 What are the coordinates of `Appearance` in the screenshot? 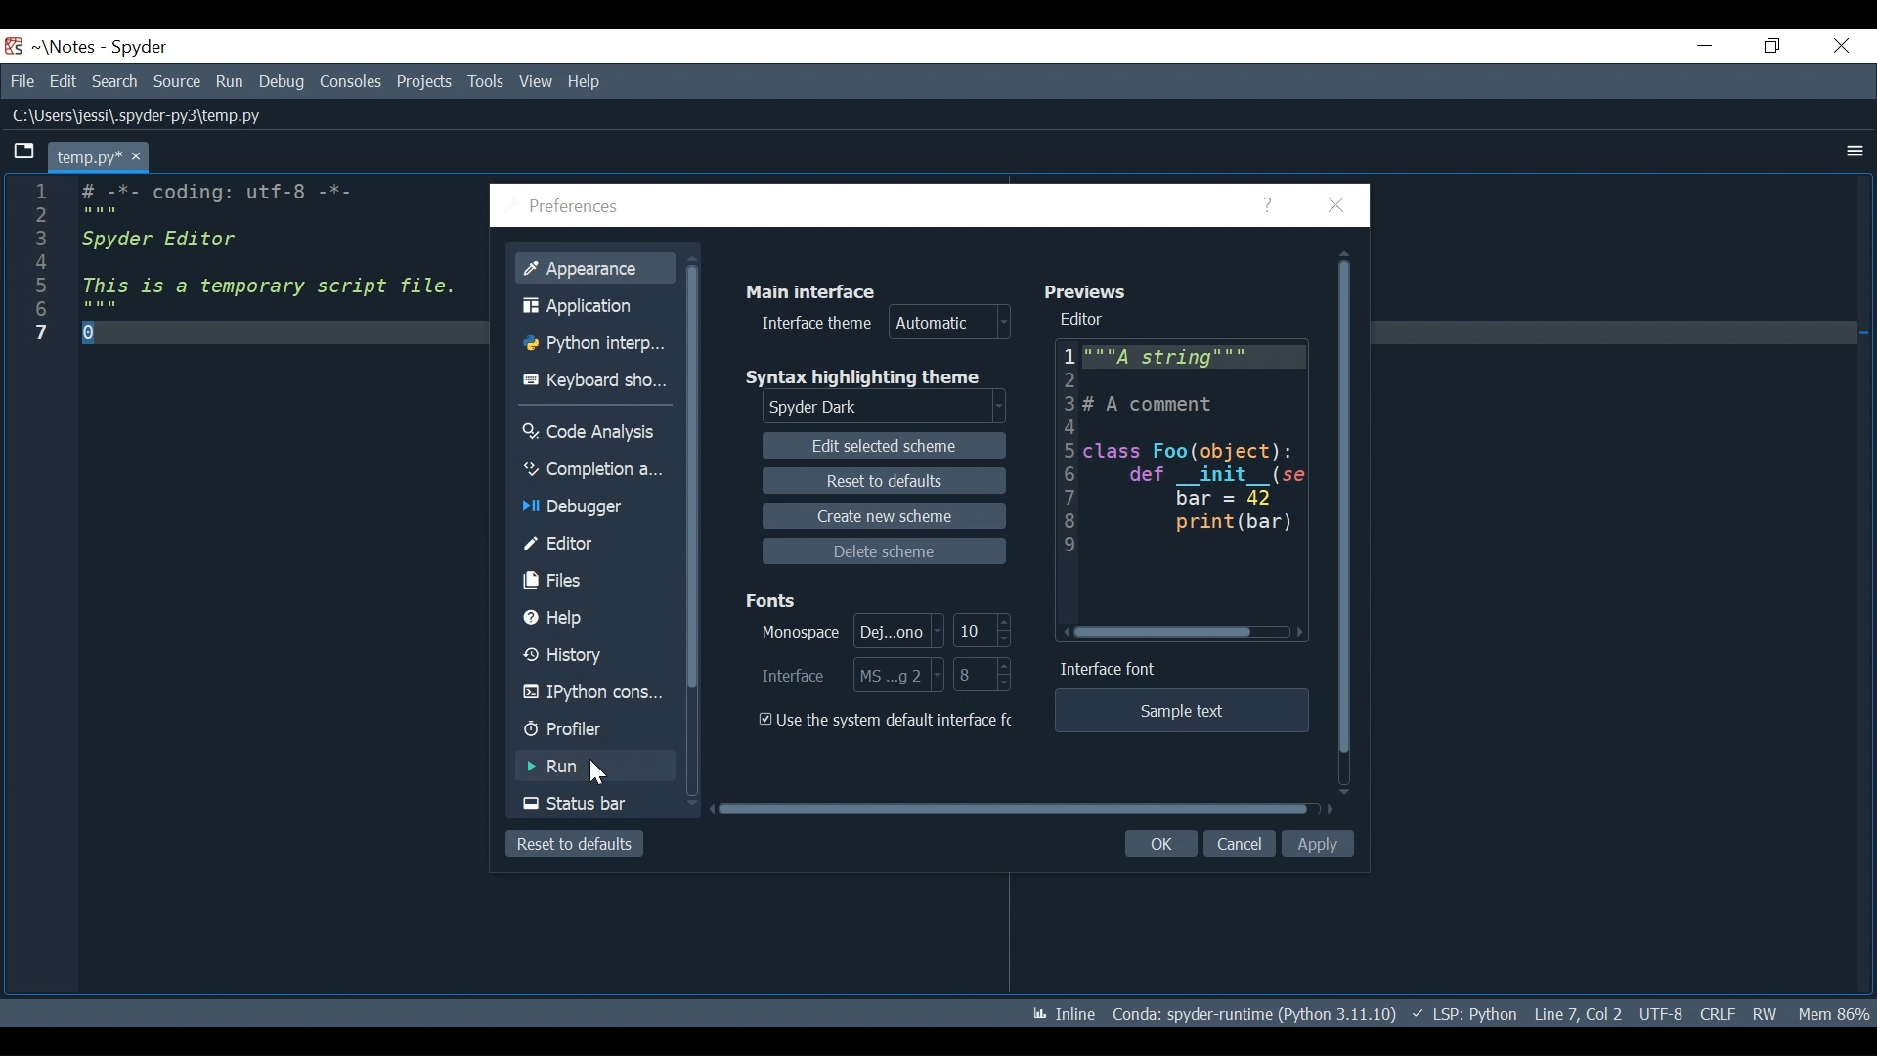 It's located at (598, 268).